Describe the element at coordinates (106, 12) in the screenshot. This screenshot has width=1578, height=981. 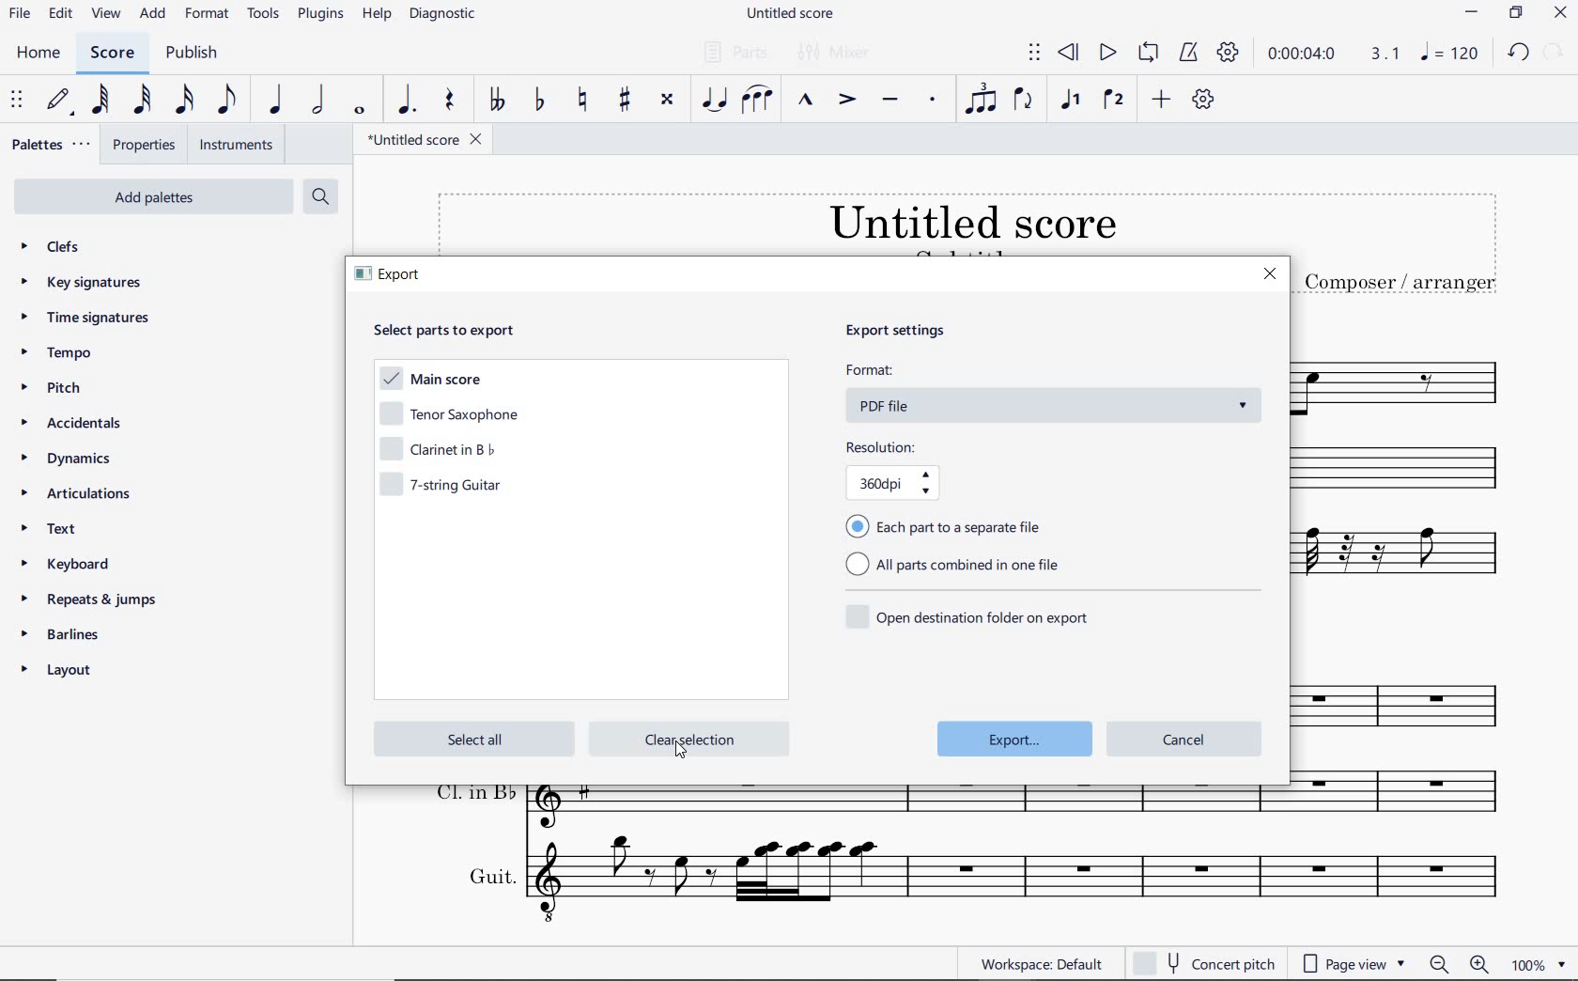
I see `VIEW` at that location.